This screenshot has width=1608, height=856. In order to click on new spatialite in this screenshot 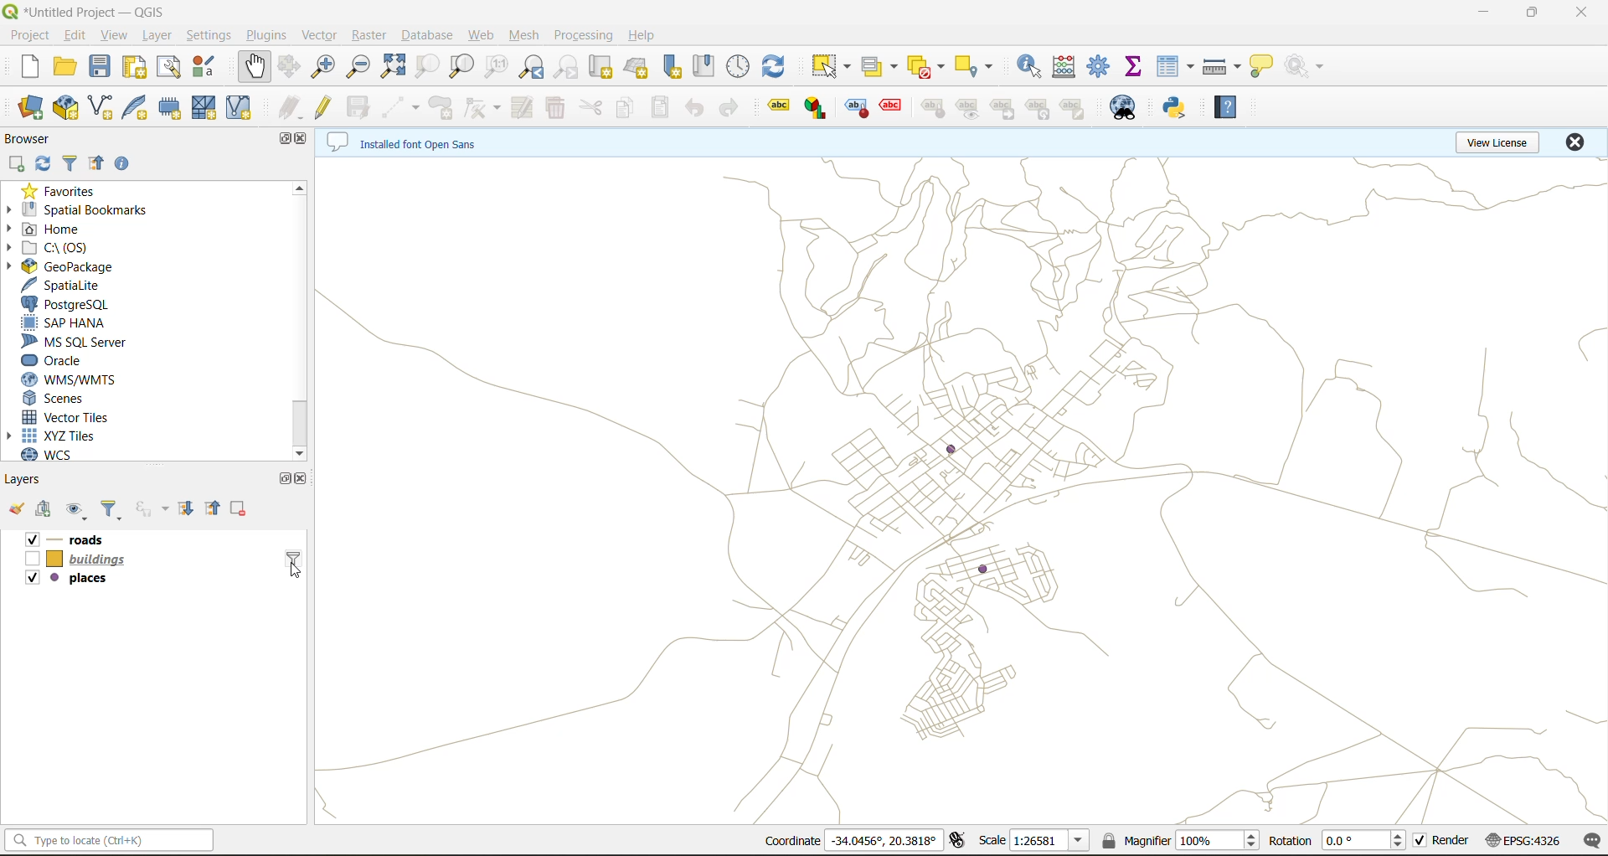, I will do `click(139, 110)`.